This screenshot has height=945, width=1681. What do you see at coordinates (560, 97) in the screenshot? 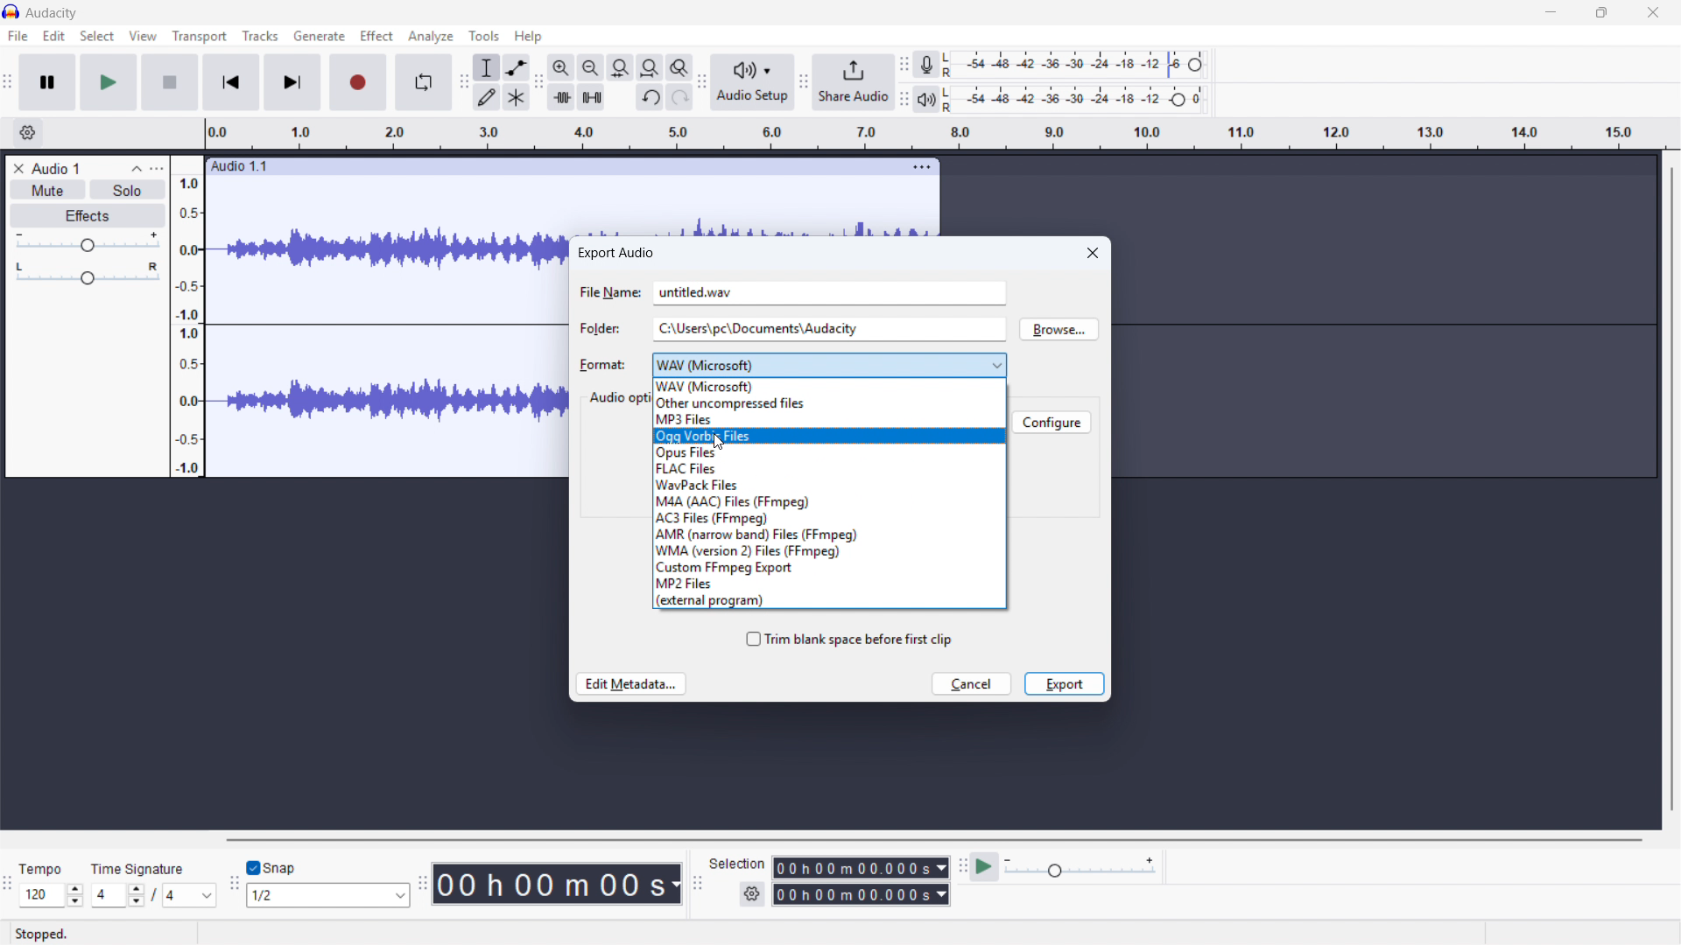
I see `Trim audio outside selection ` at bounding box center [560, 97].